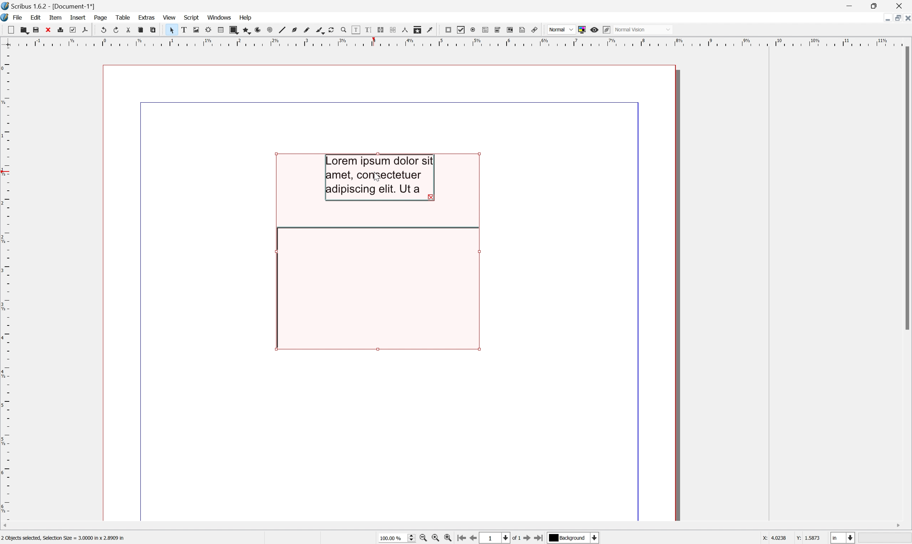 The height and width of the screenshot is (544, 912). Describe the element at coordinates (60, 30) in the screenshot. I see `Print` at that location.